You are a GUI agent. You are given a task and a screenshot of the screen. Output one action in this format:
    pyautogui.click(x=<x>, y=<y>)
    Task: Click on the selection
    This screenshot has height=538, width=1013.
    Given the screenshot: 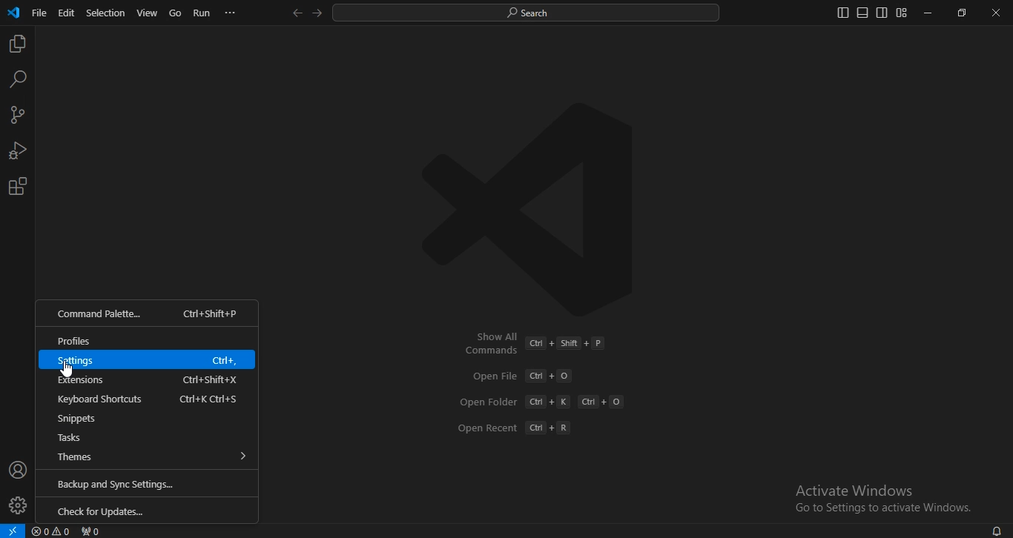 What is the action you would take?
    pyautogui.click(x=106, y=12)
    